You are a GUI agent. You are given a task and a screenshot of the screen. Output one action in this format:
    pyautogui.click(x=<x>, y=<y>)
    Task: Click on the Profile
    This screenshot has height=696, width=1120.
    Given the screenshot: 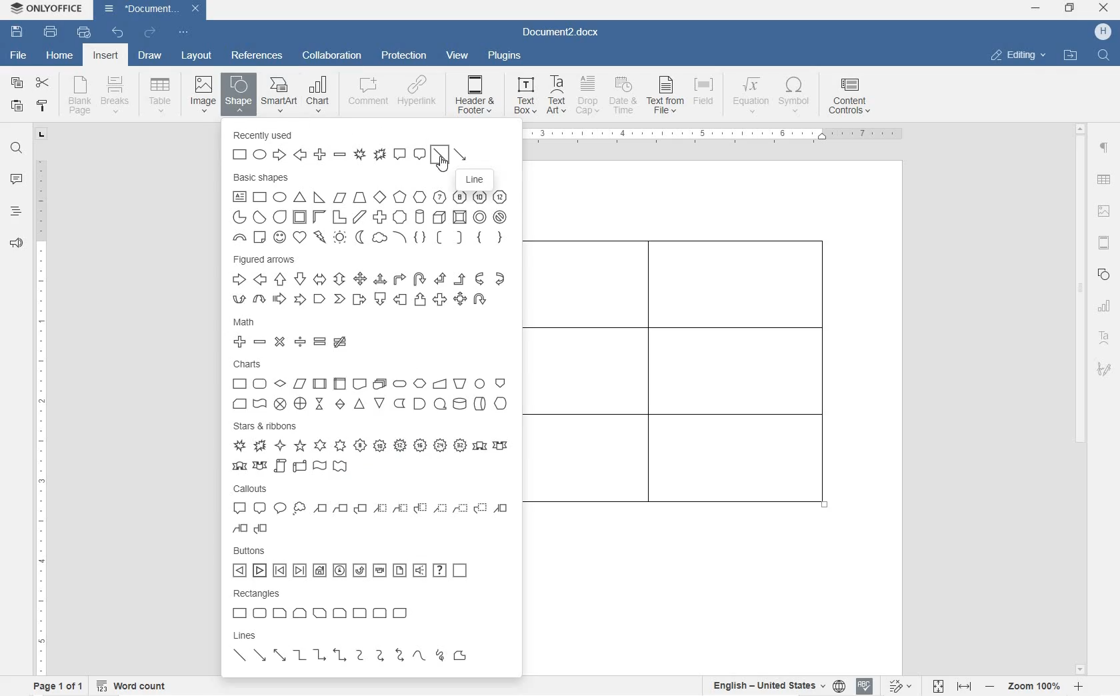 What is the action you would take?
    pyautogui.click(x=1104, y=32)
    